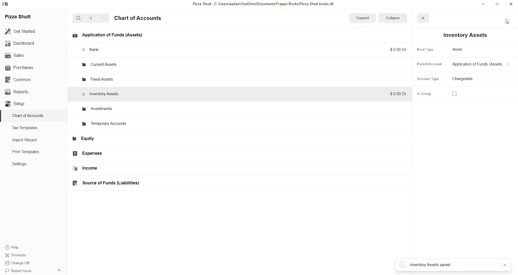 The image size is (518, 275). I want to click on inventory Assets Saved , so click(430, 266).